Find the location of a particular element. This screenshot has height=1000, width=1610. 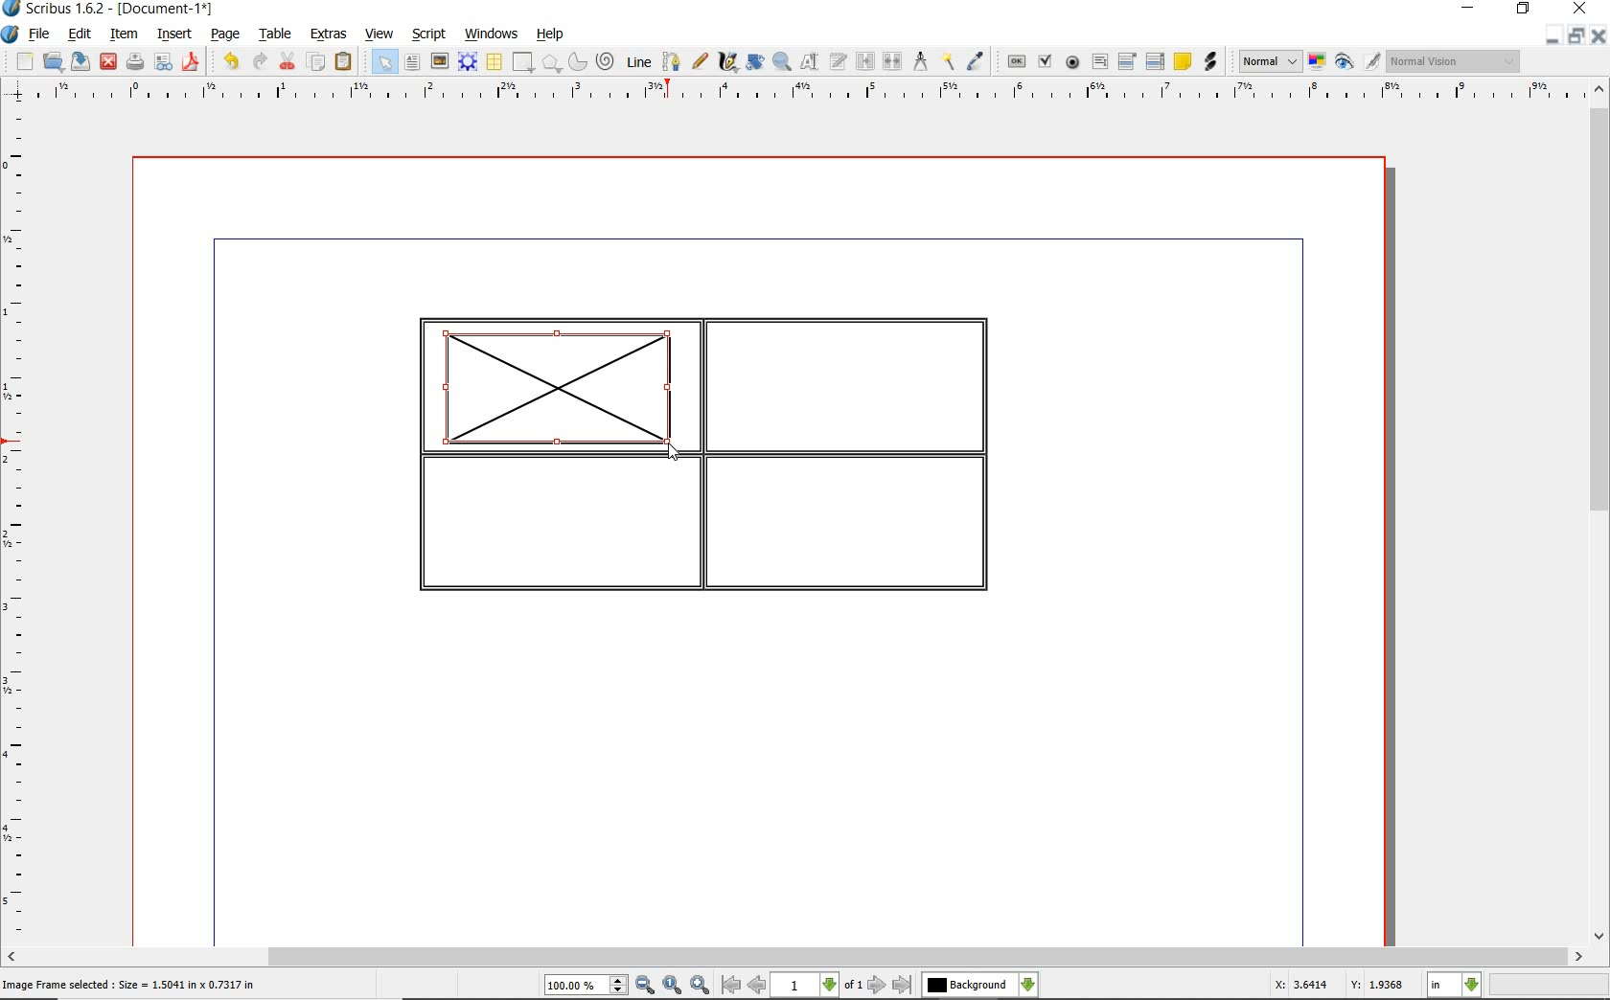

close is located at coordinates (107, 60).